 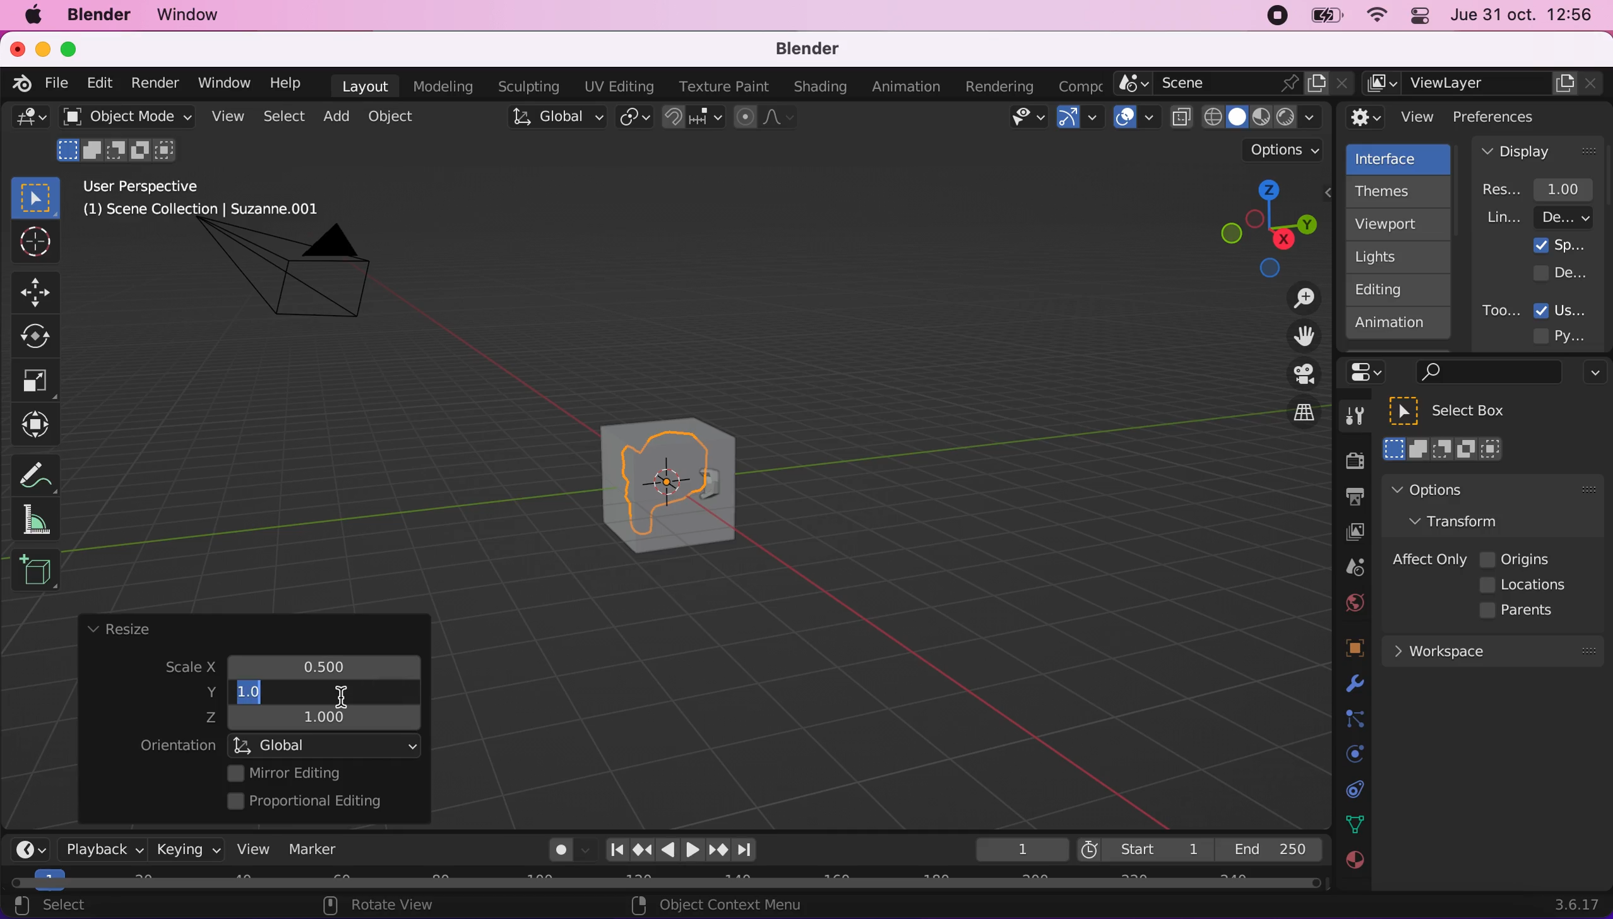 What do you see at coordinates (1143, 849) in the screenshot?
I see `start 1` at bounding box center [1143, 849].